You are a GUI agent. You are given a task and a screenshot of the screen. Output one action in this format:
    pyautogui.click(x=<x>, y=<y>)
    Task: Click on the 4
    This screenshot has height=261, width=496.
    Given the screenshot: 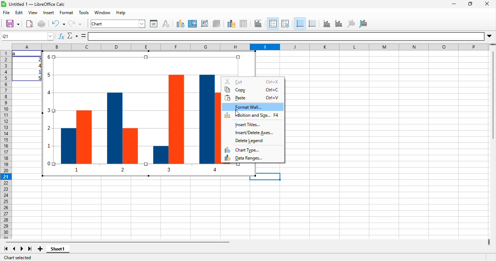 What is the action you would take?
    pyautogui.click(x=38, y=66)
    